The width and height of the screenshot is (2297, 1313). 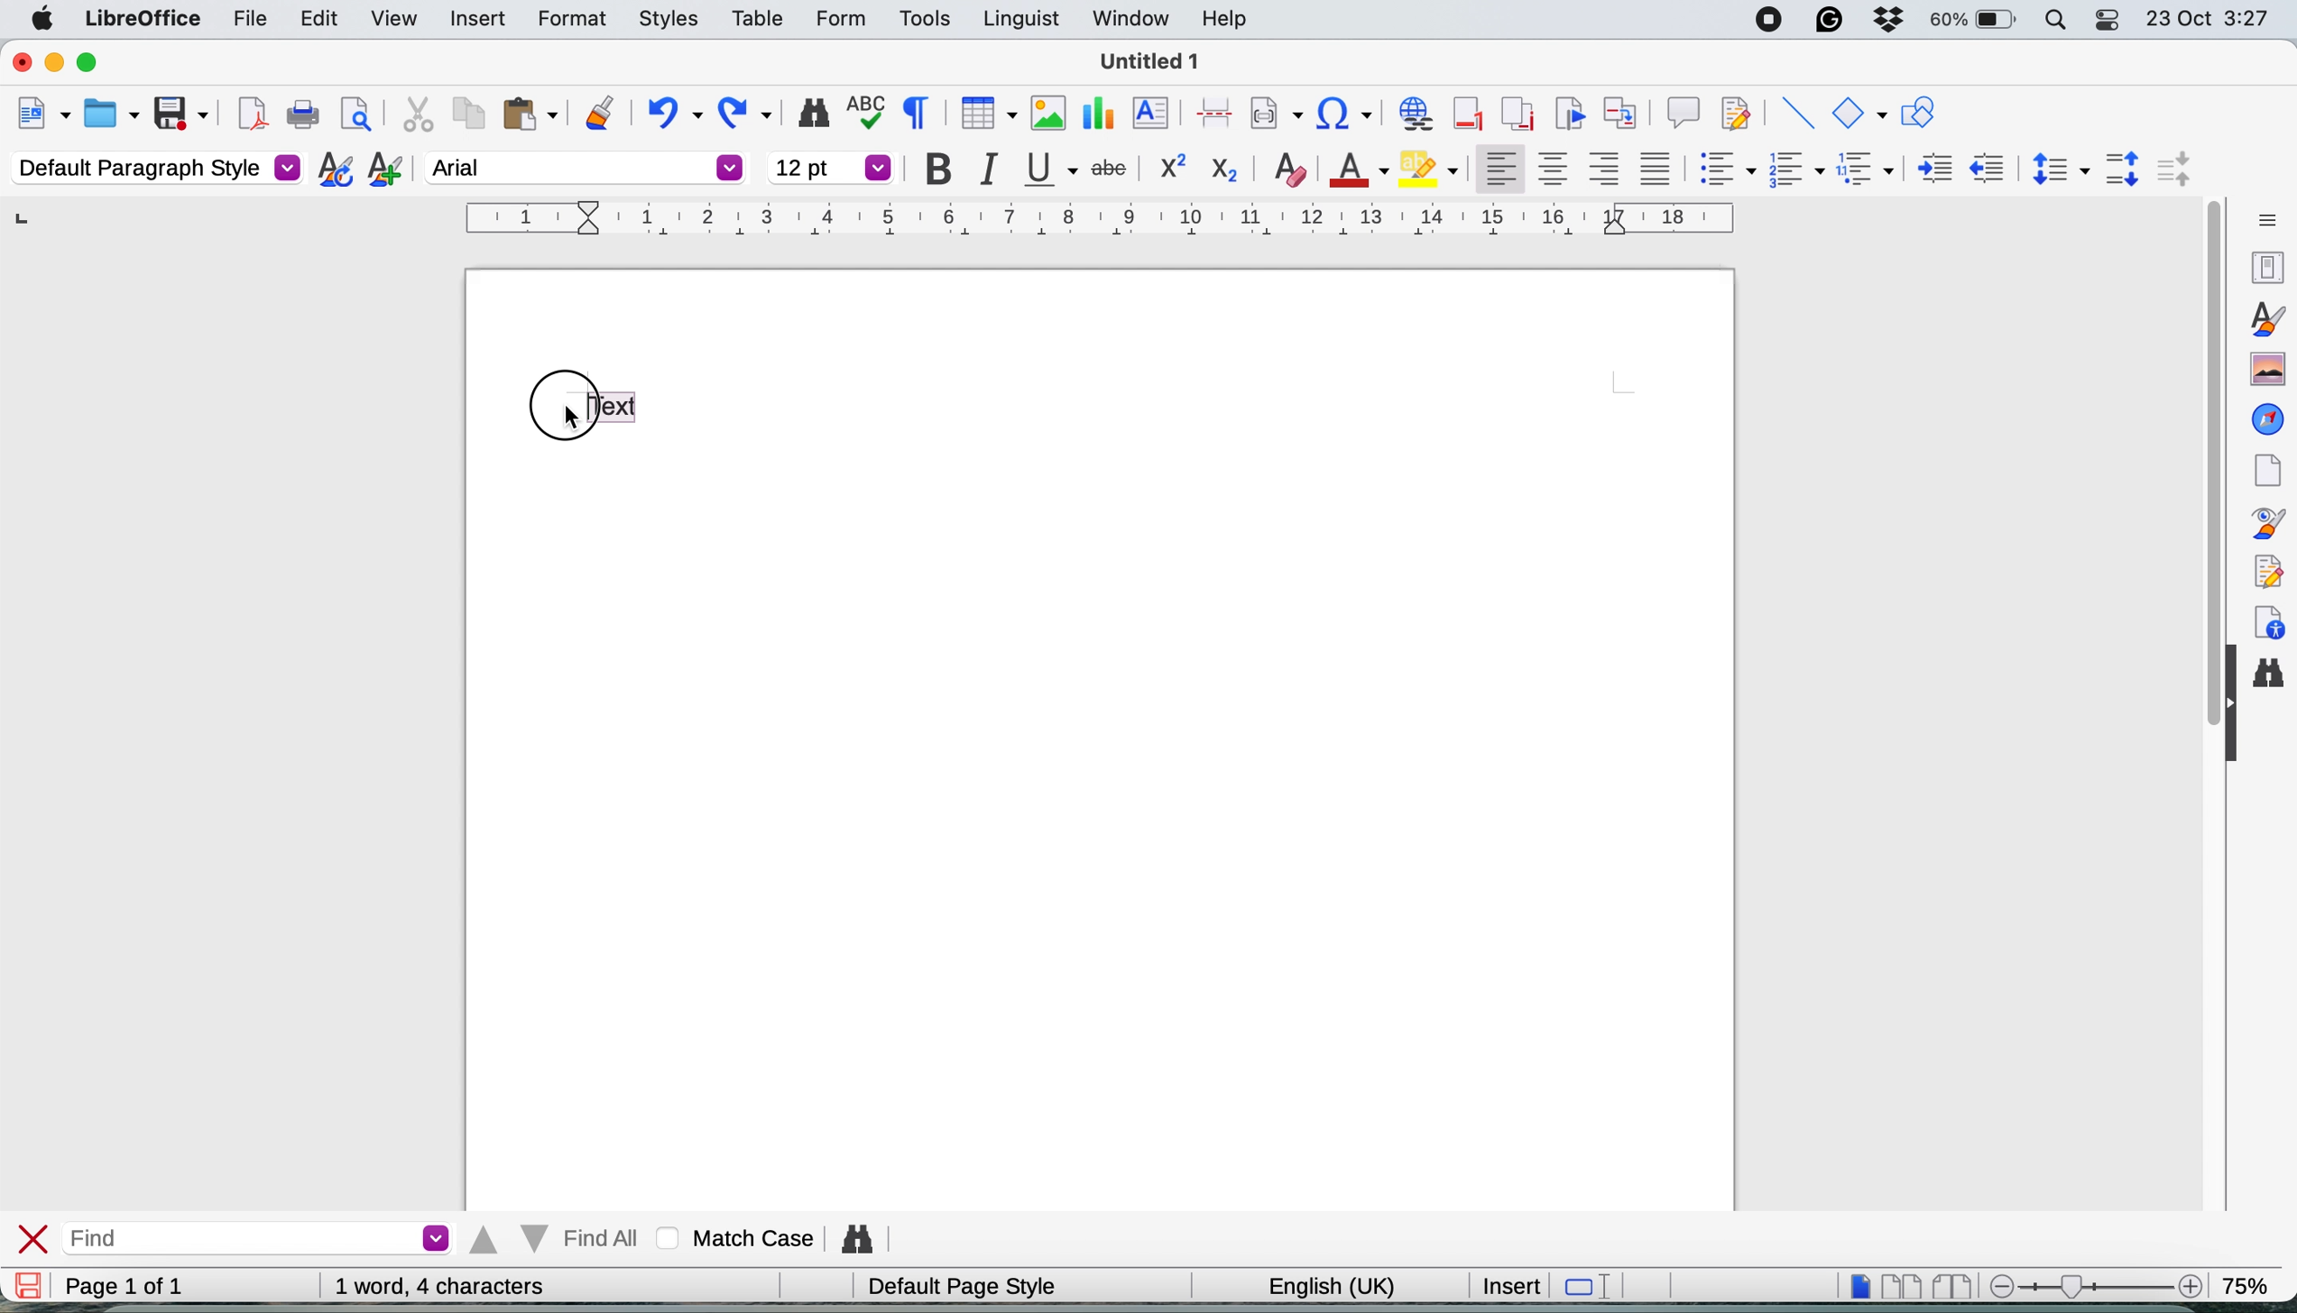 What do you see at coordinates (1900, 1284) in the screenshot?
I see `multi page view` at bounding box center [1900, 1284].